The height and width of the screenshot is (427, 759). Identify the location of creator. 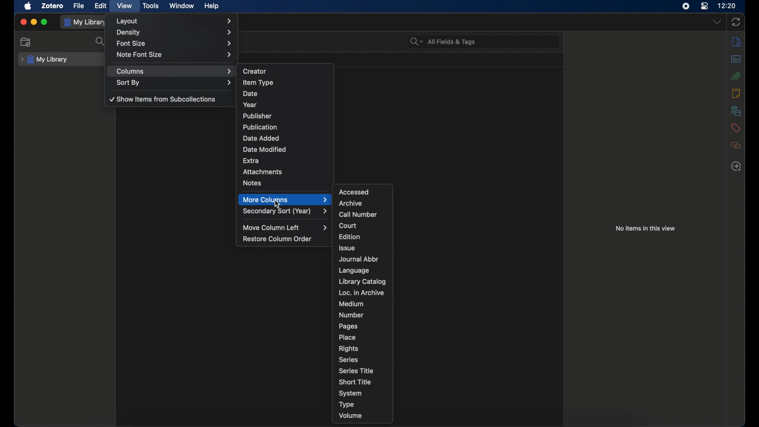
(254, 72).